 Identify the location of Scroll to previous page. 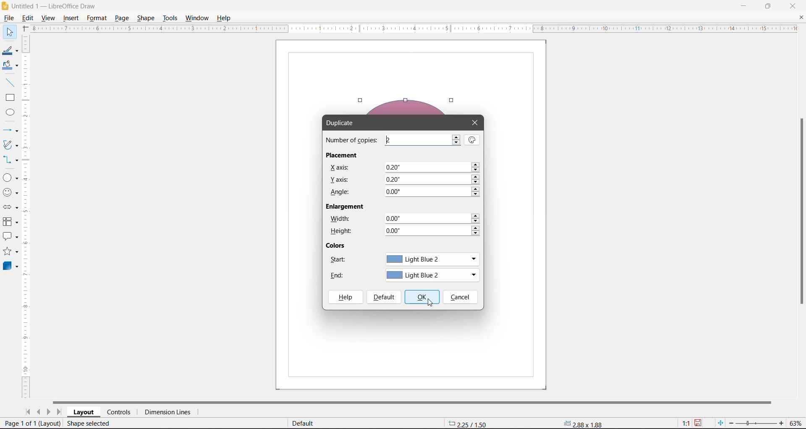
(39, 412).